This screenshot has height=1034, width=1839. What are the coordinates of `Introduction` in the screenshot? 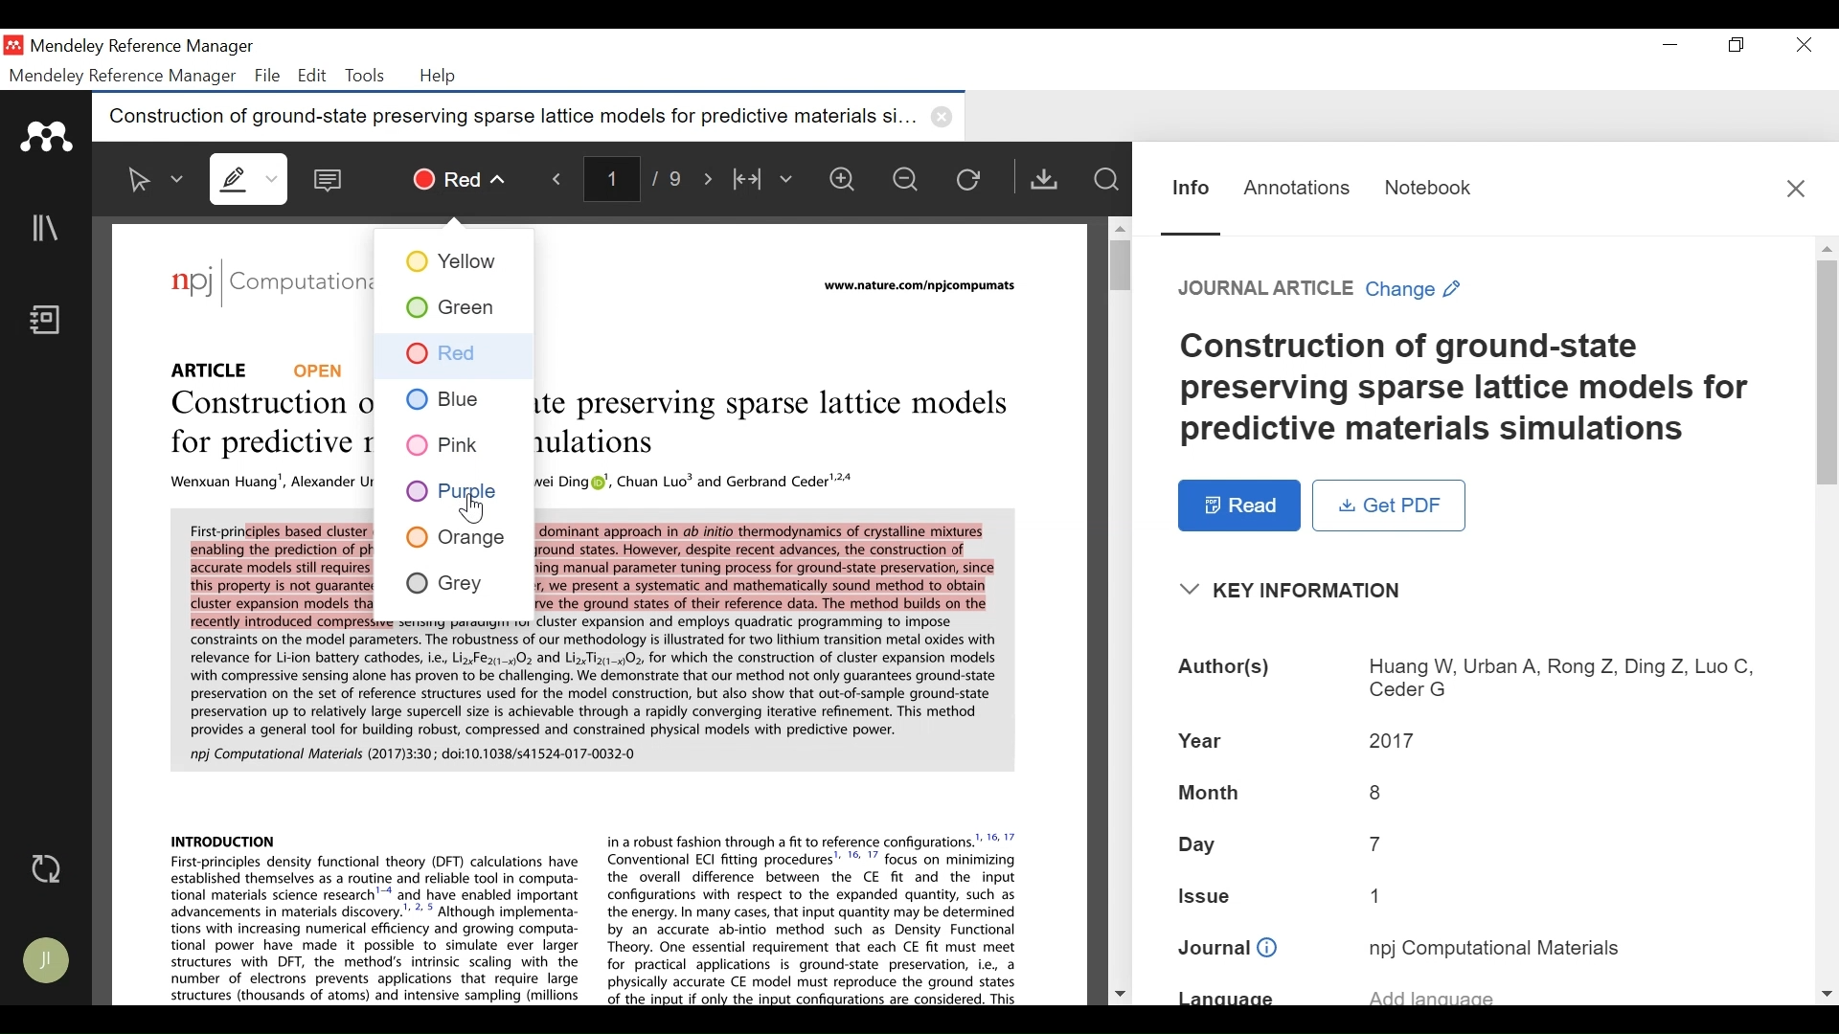 It's located at (590, 915).